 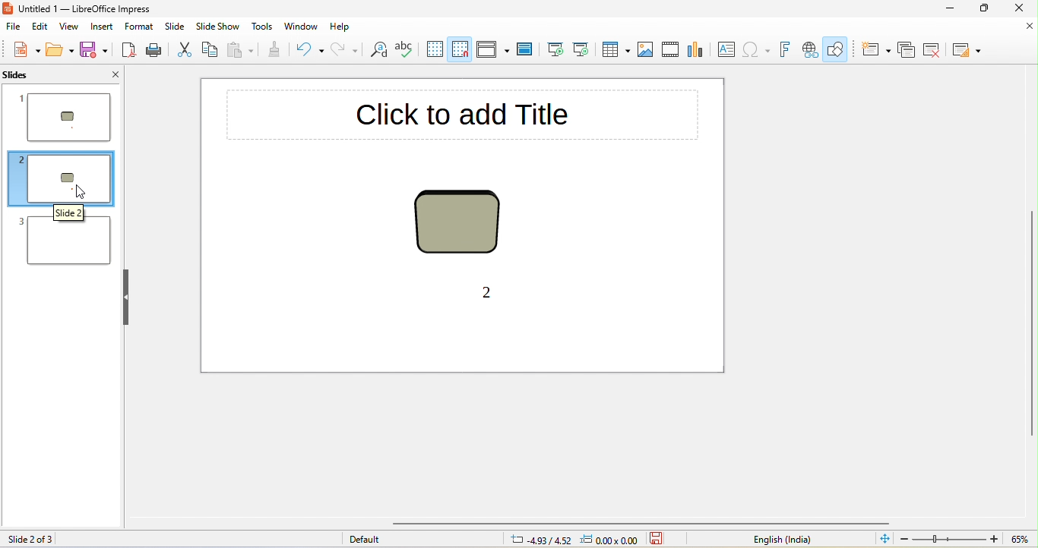 What do you see at coordinates (696, 49) in the screenshot?
I see `chat` at bounding box center [696, 49].